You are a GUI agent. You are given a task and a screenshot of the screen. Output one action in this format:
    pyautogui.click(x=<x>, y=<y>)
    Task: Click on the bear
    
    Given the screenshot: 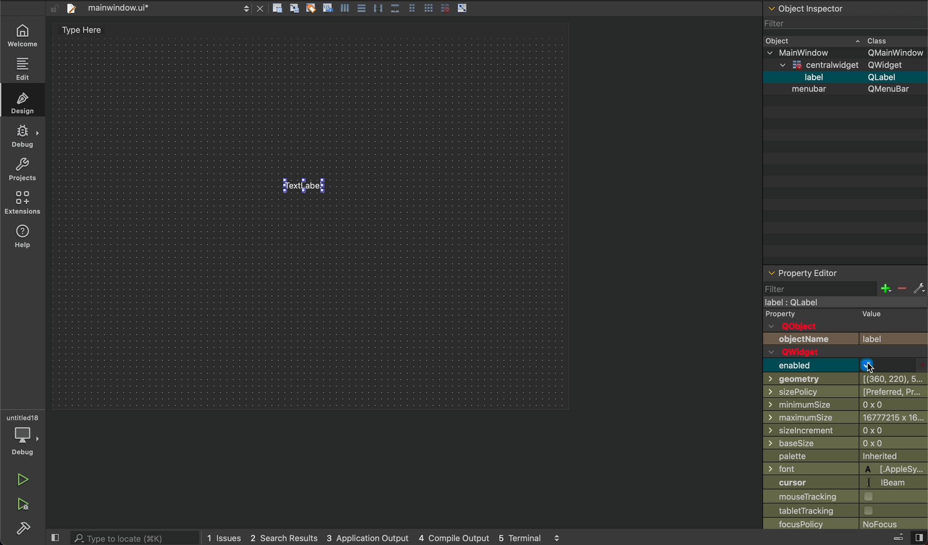 What is the action you would take?
    pyautogui.click(x=894, y=482)
    